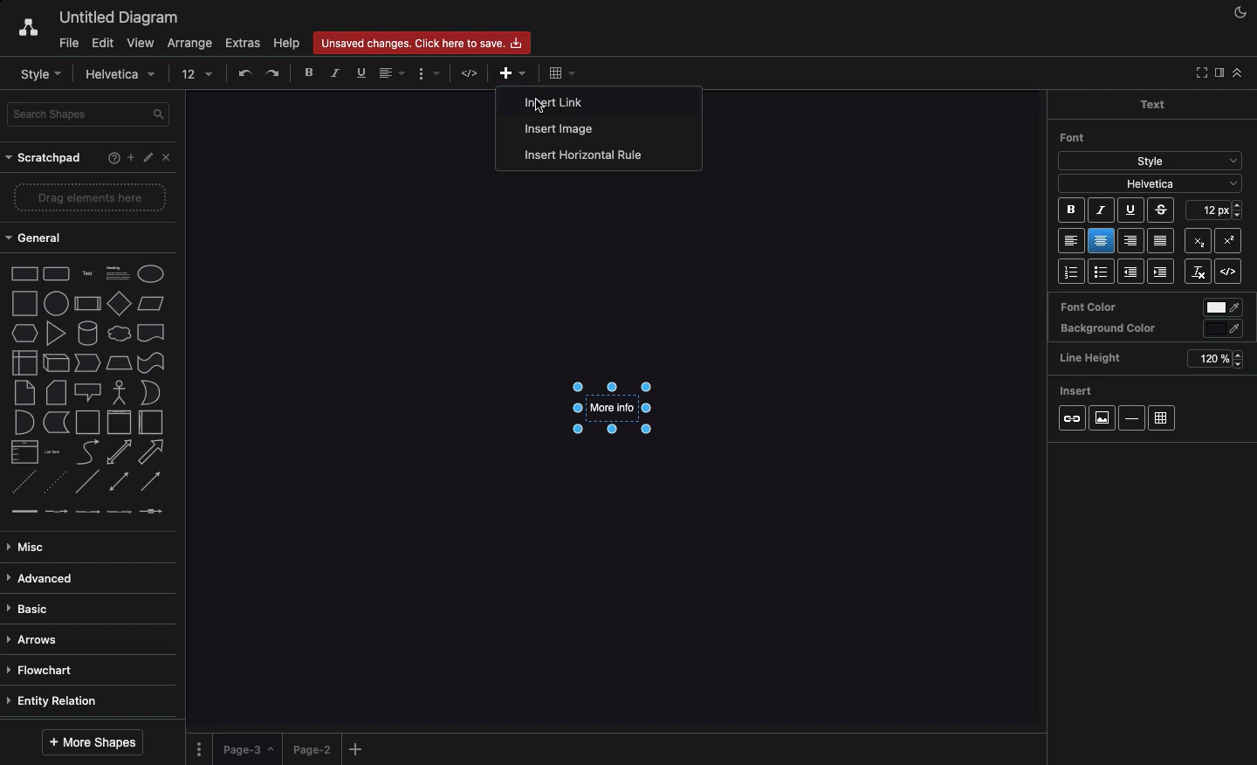 This screenshot has width=1257, height=765. I want to click on 12 pt - Size, so click(1217, 209).